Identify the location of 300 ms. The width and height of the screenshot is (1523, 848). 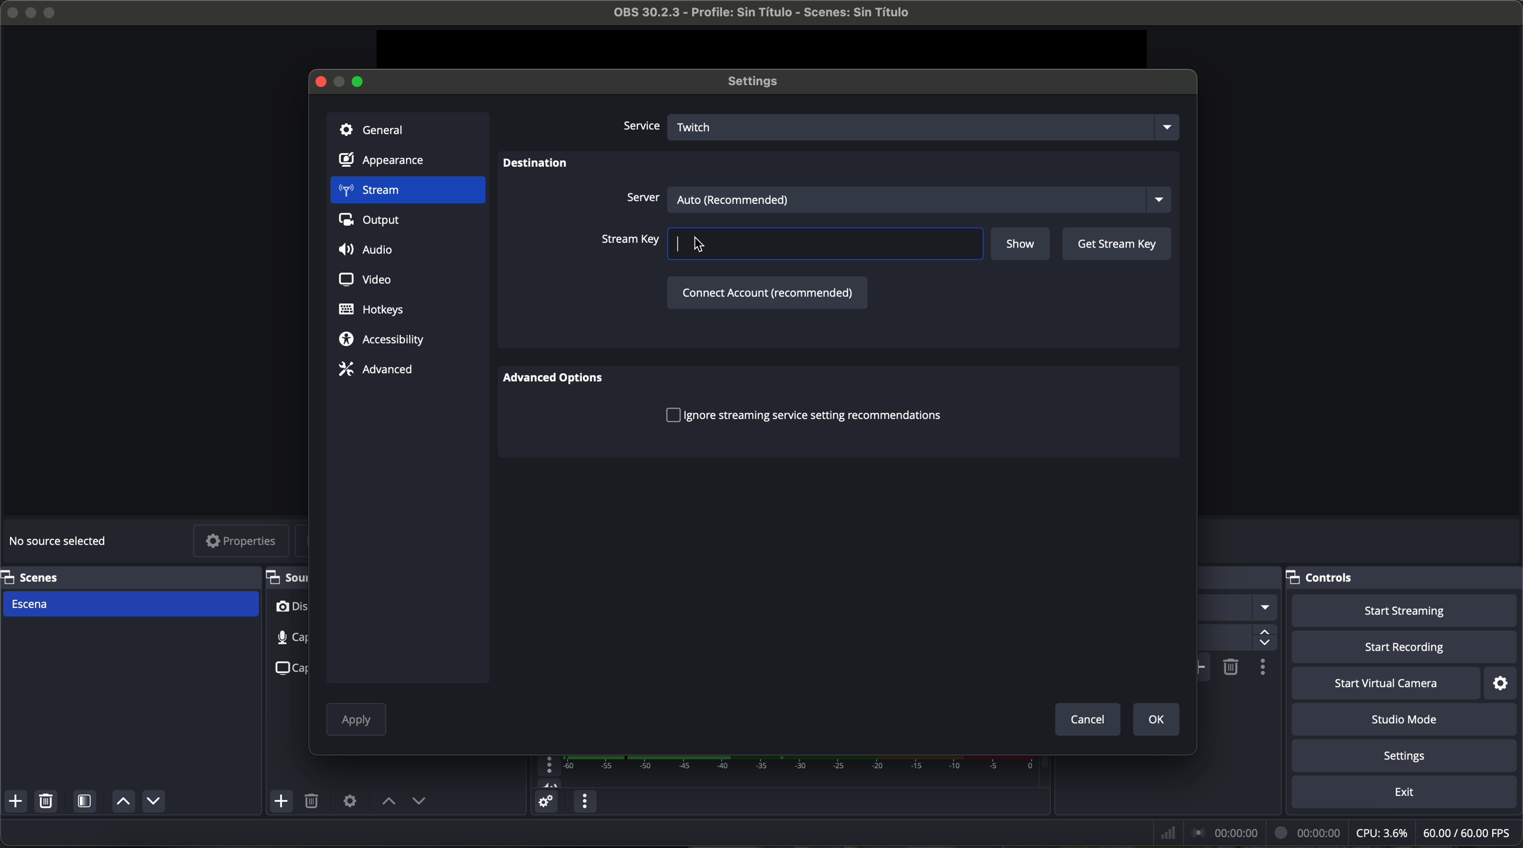
(1236, 638).